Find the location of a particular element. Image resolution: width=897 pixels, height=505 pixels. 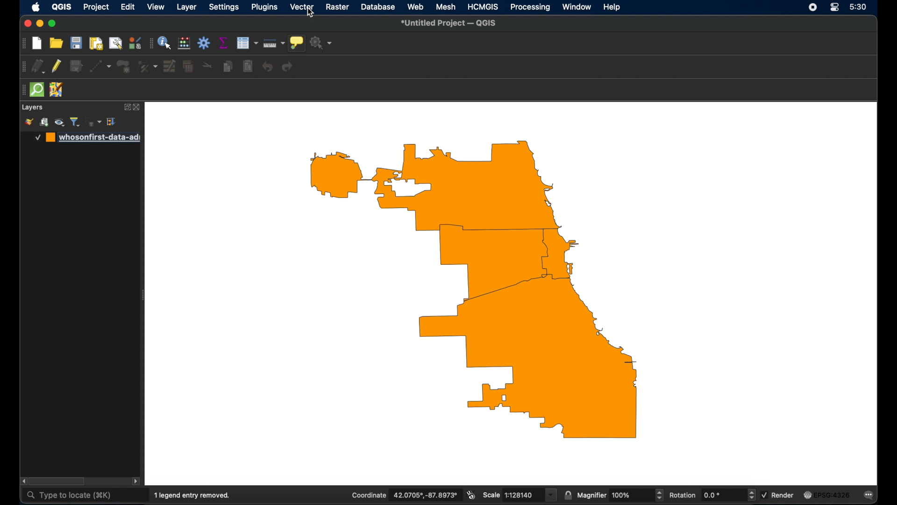

processing is located at coordinates (530, 7).